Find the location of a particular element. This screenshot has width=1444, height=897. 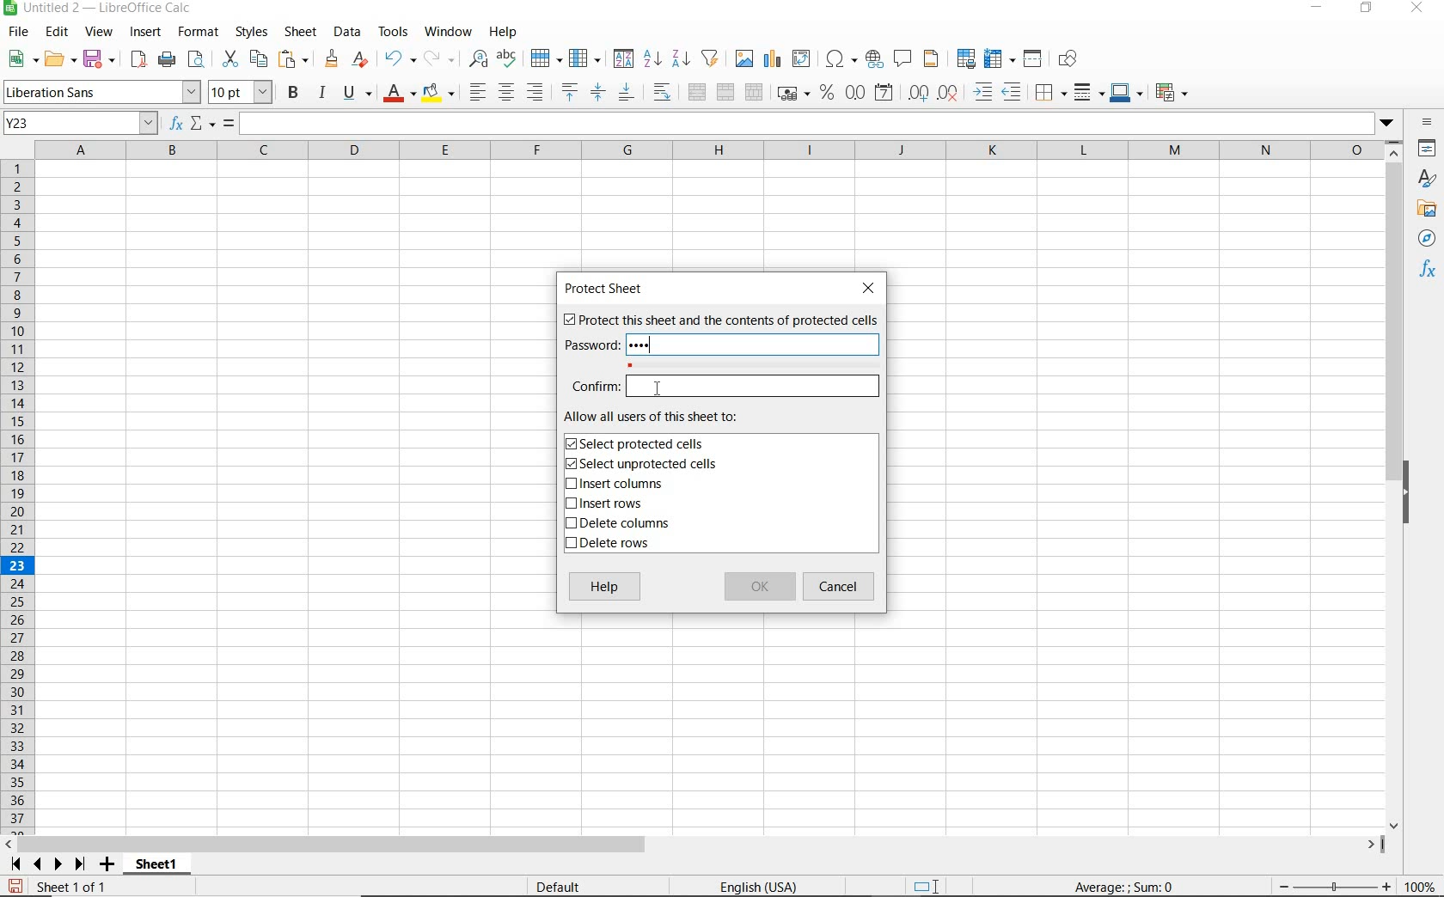

OK is located at coordinates (759, 588).